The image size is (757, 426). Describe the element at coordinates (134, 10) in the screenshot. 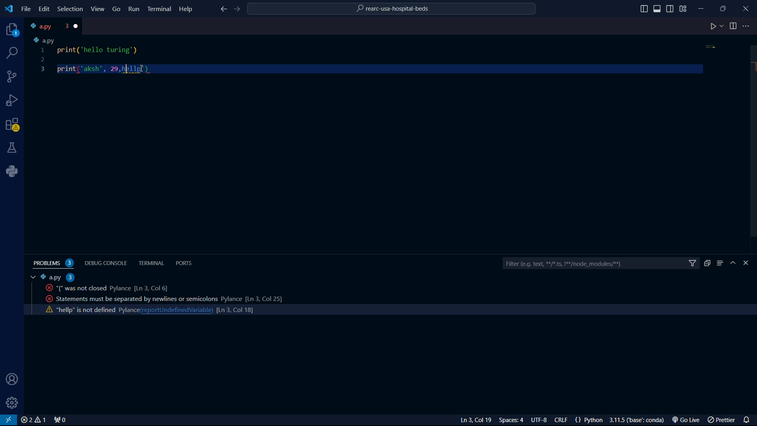

I see `Run` at that location.